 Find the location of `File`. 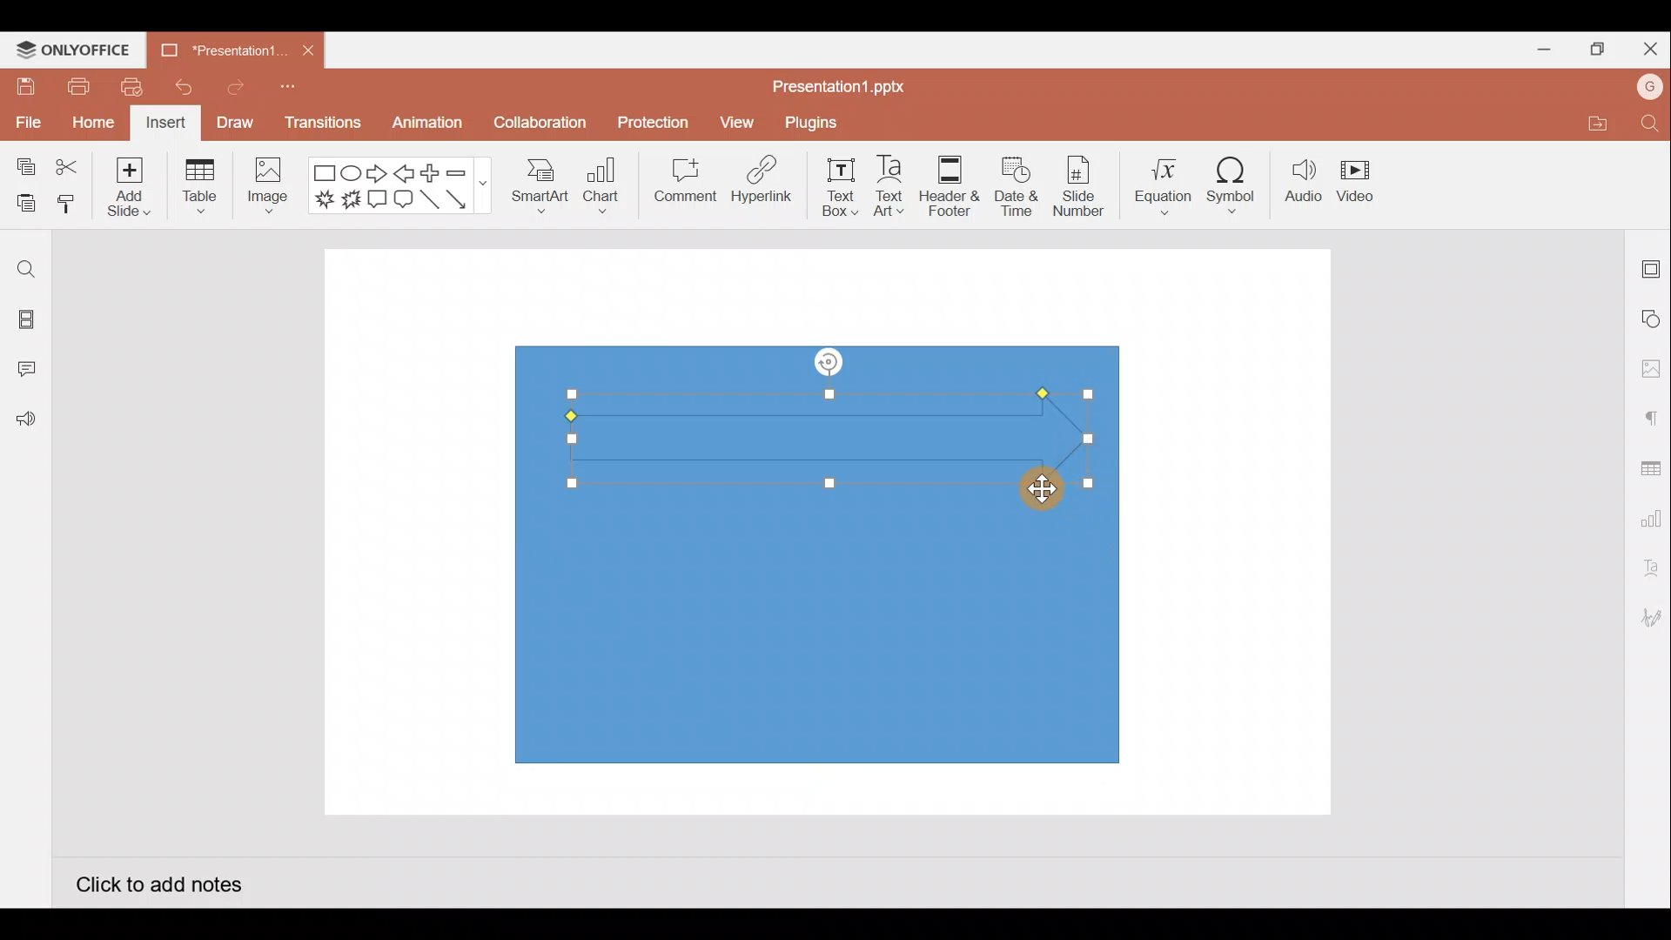

File is located at coordinates (26, 119).